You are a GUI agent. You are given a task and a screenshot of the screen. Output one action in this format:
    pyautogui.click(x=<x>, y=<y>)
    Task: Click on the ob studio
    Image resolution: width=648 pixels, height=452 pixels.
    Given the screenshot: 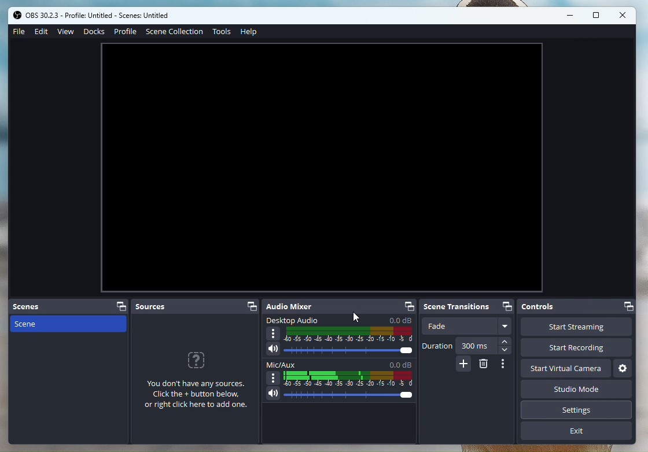 What is the action you would take?
    pyautogui.click(x=99, y=16)
    